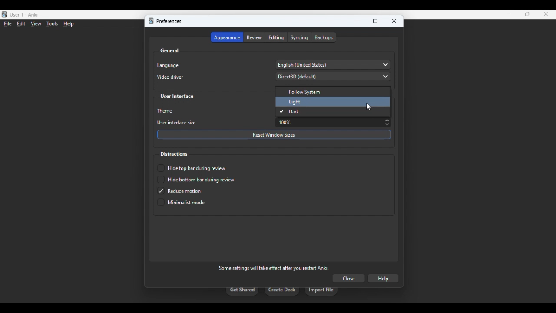 The width and height of the screenshot is (556, 313). What do you see at coordinates (177, 97) in the screenshot?
I see `user interface` at bounding box center [177, 97].